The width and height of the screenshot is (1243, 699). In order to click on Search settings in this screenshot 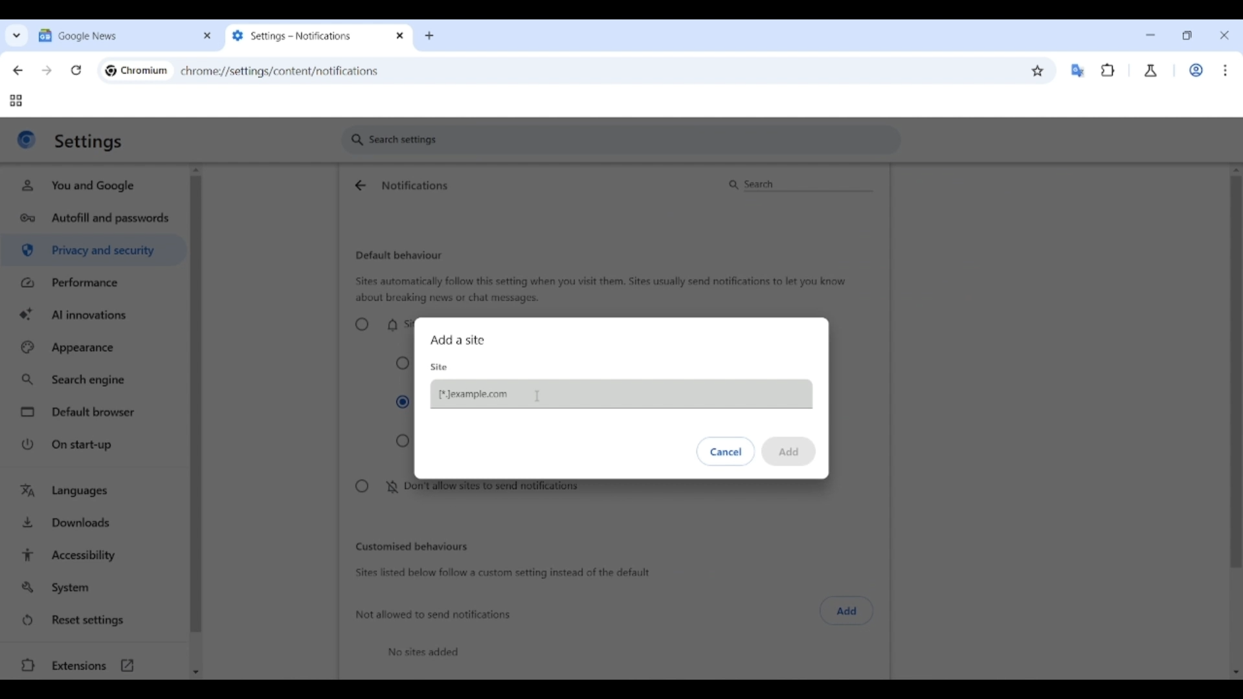, I will do `click(621, 140)`.